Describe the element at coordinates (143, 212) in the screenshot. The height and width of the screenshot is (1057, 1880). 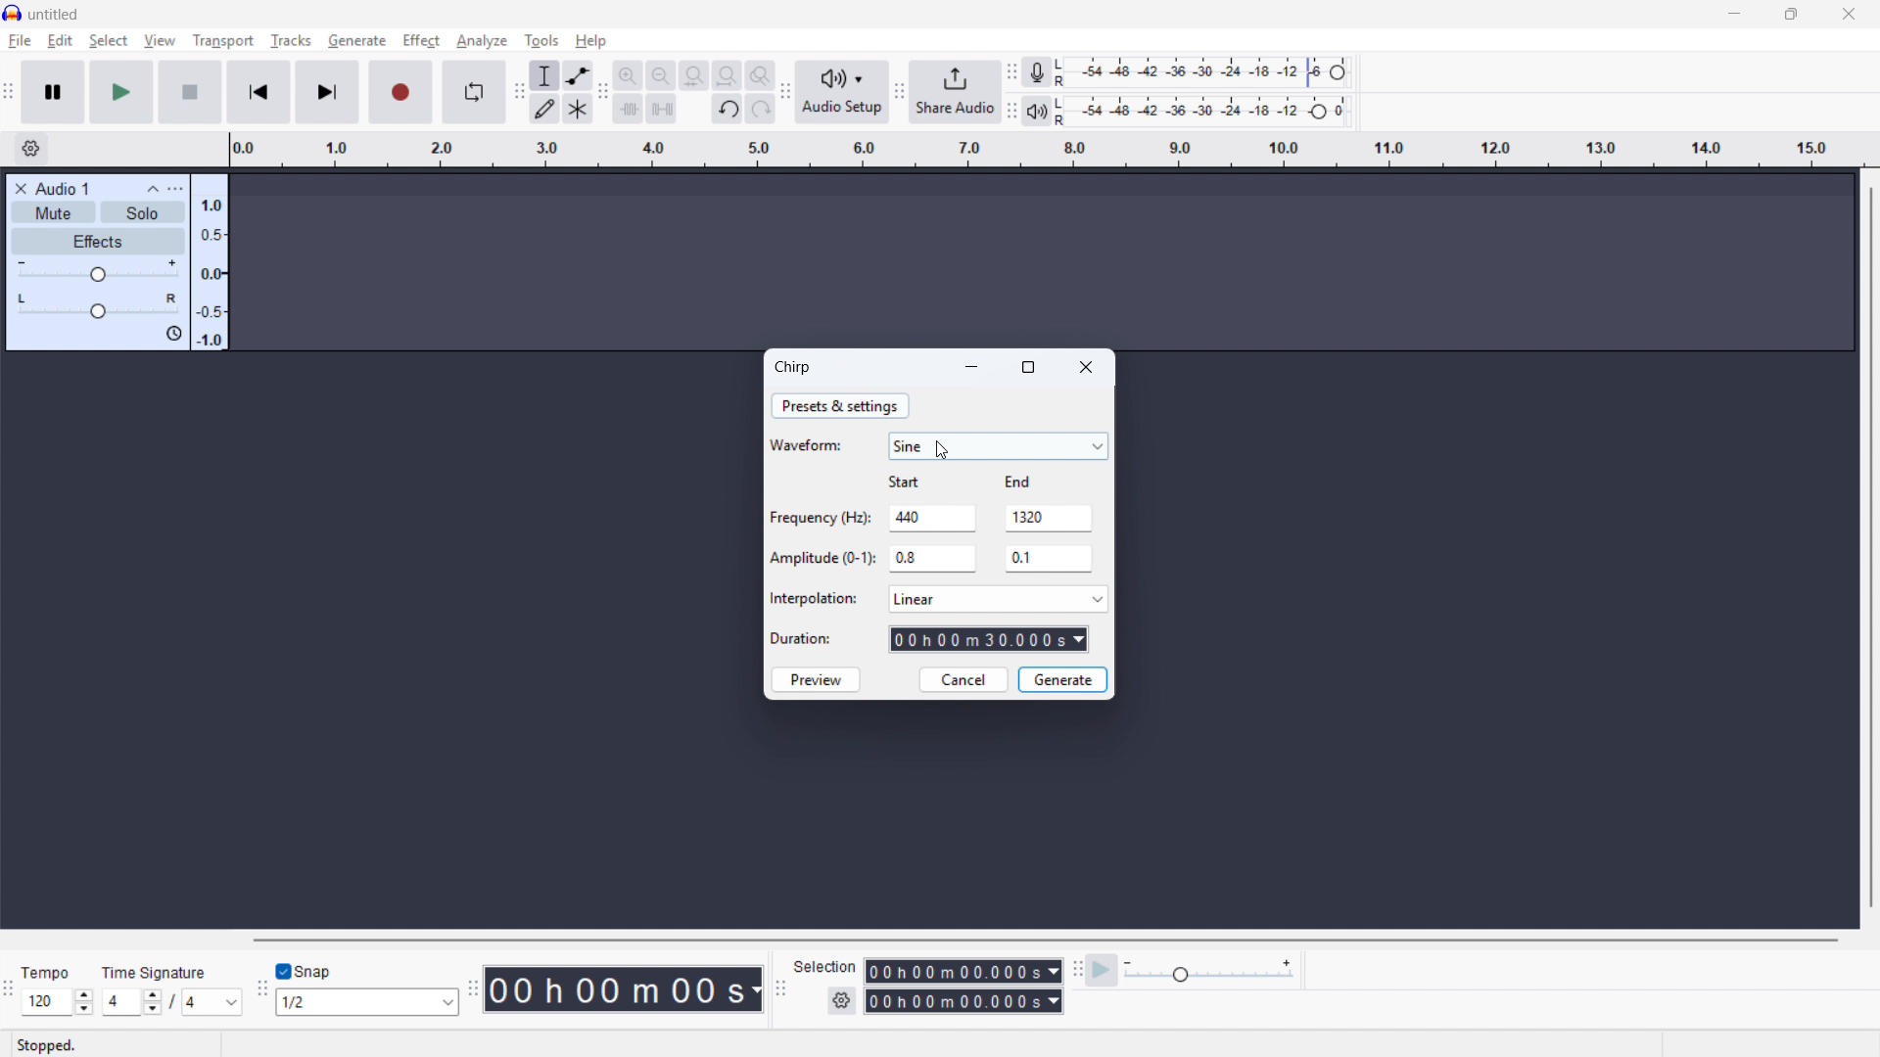
I see `Solo ` at that location.